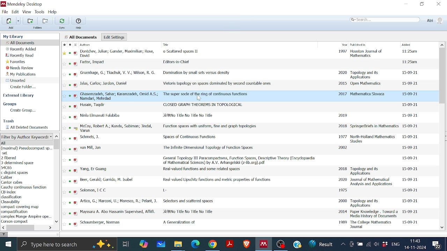 This screenshot has width=447, height=251. I want to click on All documents, so click(21, 43).